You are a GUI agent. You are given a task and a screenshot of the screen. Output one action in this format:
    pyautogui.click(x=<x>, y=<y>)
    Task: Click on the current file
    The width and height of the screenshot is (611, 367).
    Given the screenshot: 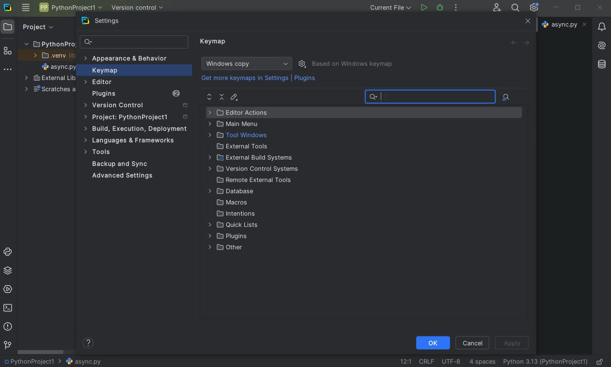 What is the action you would take?
    pyautogui.click(x=391, y=7)
    